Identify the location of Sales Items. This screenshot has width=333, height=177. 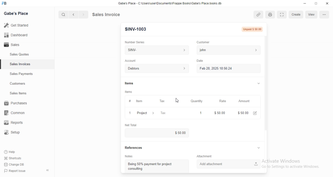
(16, 93).